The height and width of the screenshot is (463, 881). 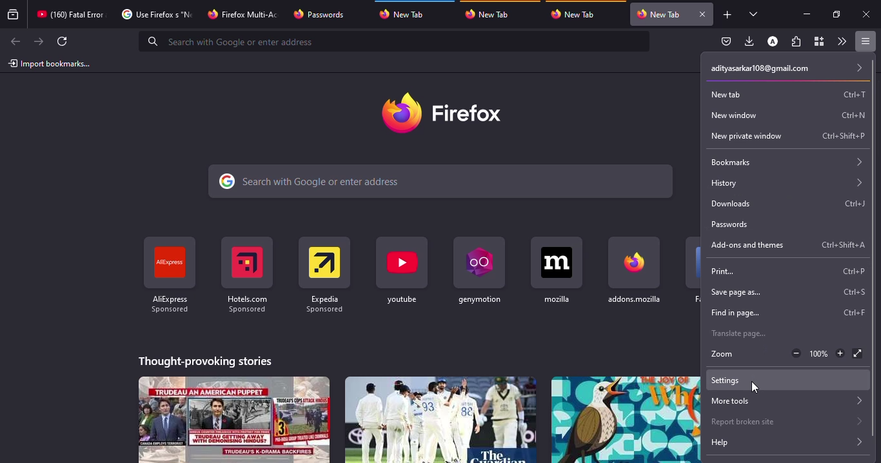 I want to click on stories, so click(x=235, y=419).